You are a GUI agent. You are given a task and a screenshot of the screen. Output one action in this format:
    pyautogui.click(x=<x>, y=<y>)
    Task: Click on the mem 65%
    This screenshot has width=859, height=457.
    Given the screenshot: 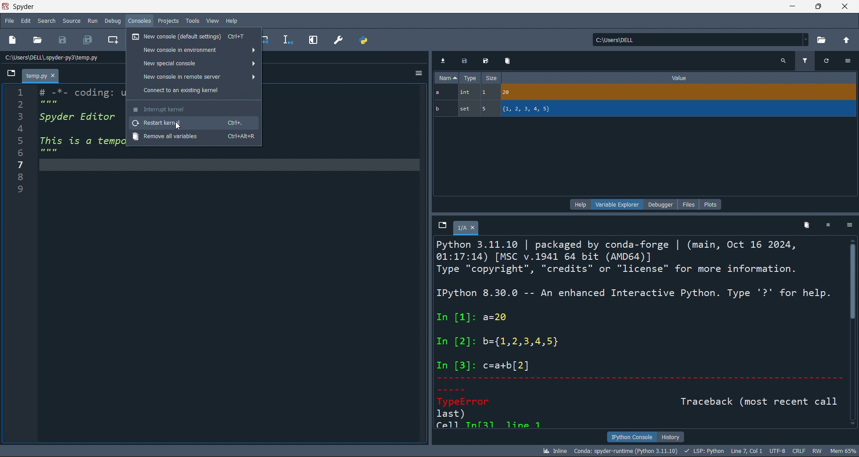 What is the action you would take?
    pyautogui.click(x=844, y=450)
    